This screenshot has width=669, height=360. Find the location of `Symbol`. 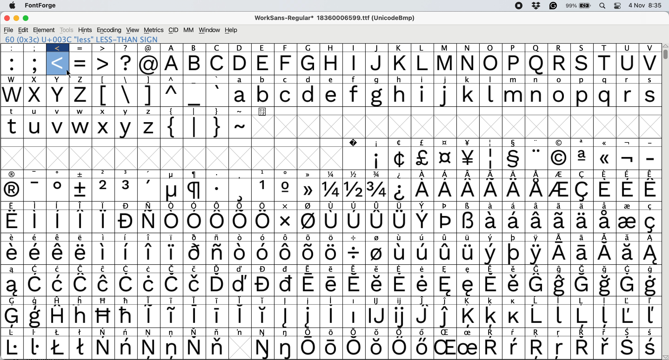

Symbol is located at coordinates (36, 347).